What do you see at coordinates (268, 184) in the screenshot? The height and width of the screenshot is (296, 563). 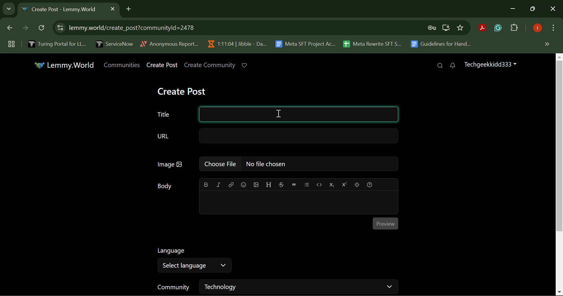 I see `header` at bounding box center [268, 184].